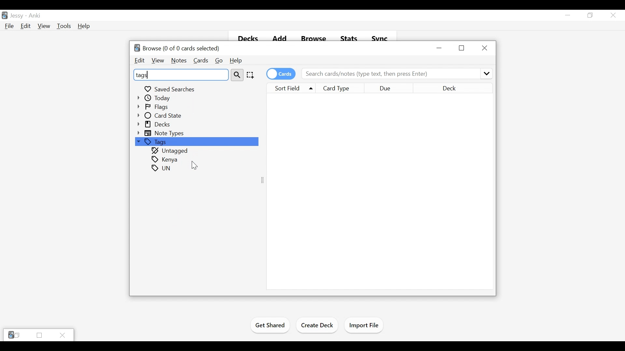  What do you see at coordinates (235, 61) in the screenshot?
I see `Help` at bounding box center [235, 61].